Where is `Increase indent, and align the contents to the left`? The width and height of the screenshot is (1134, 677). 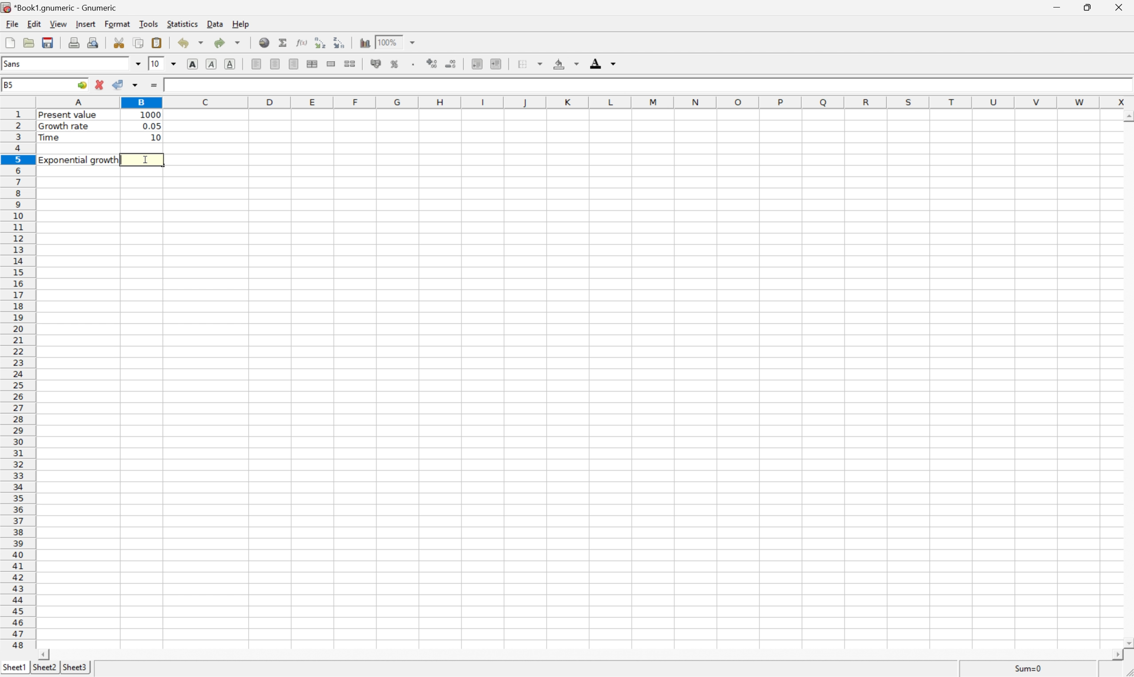 Increase indent, and align the contents to the left is located at coordinates (340, 42).